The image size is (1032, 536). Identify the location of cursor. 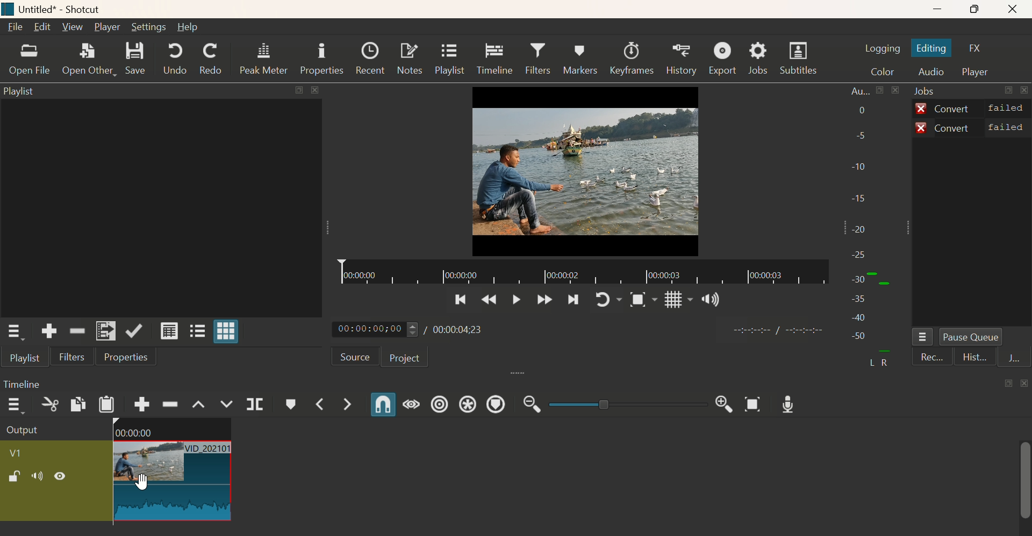
(141, 484).